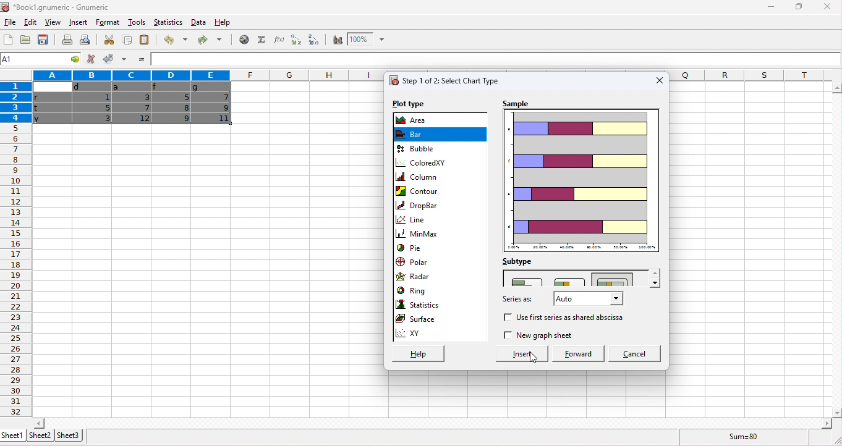  What do you see at coordinates (14, 104) in the screenshot?
I see `rows` at bounding box center [14, 104].